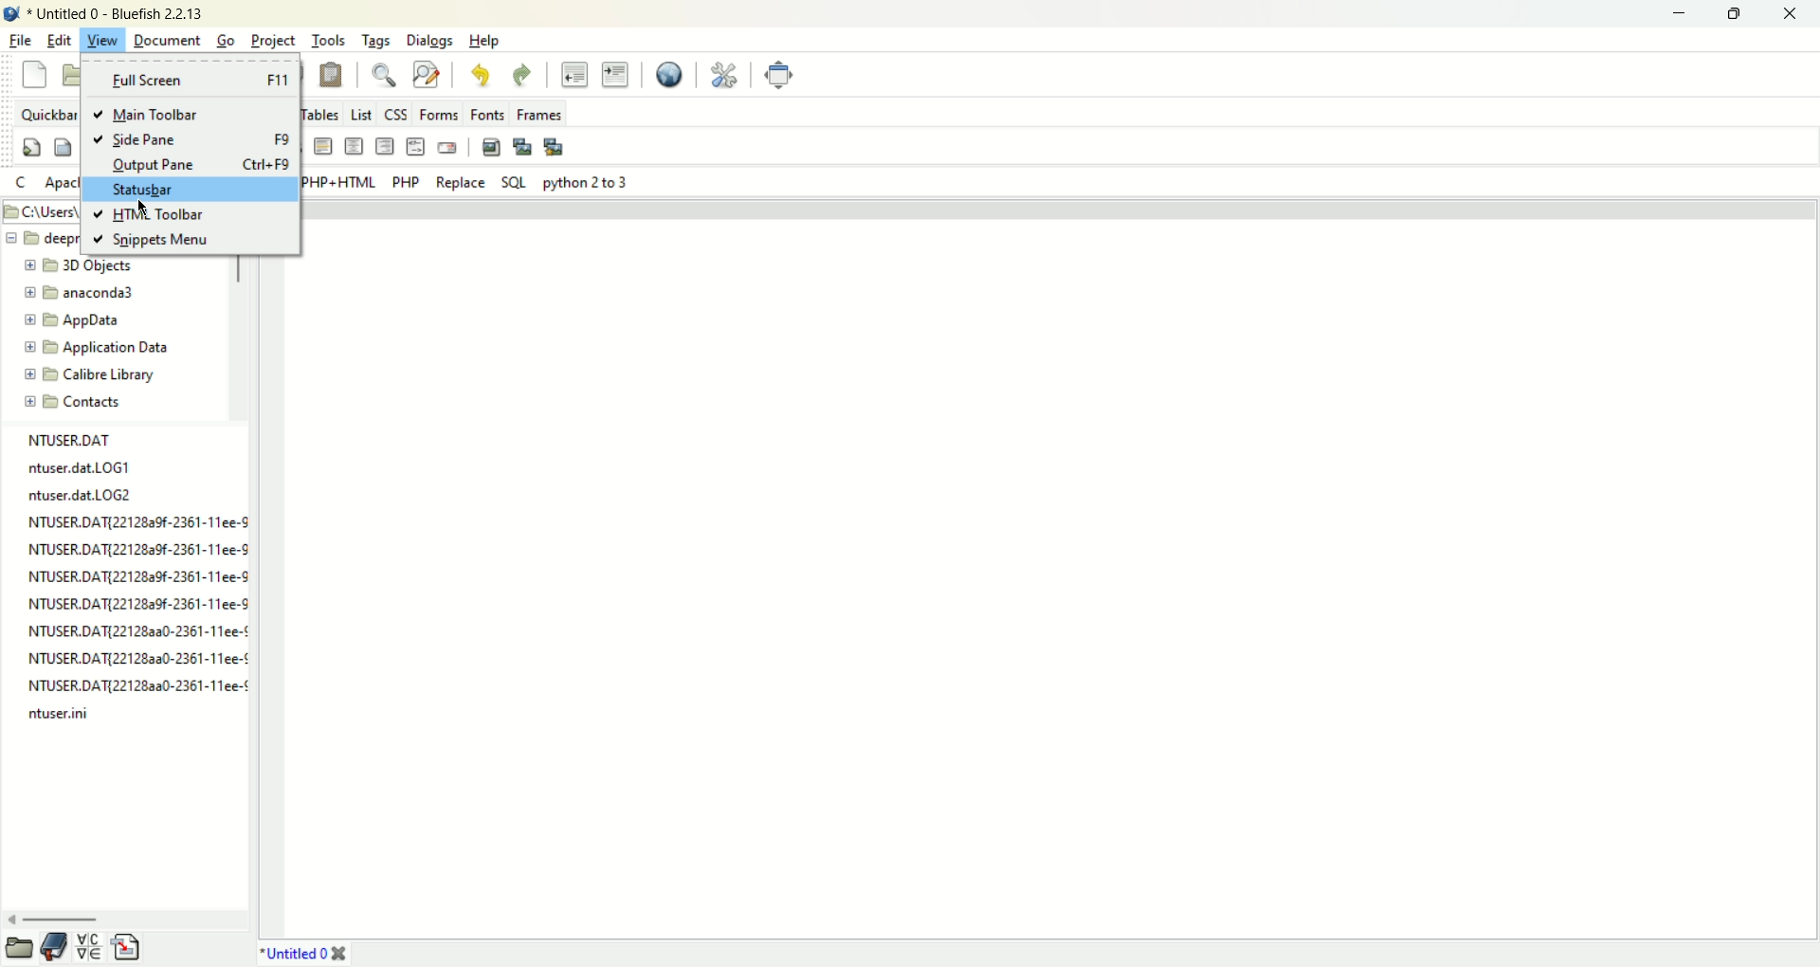  I want to click on ntuser.ini, so click(68, 714).